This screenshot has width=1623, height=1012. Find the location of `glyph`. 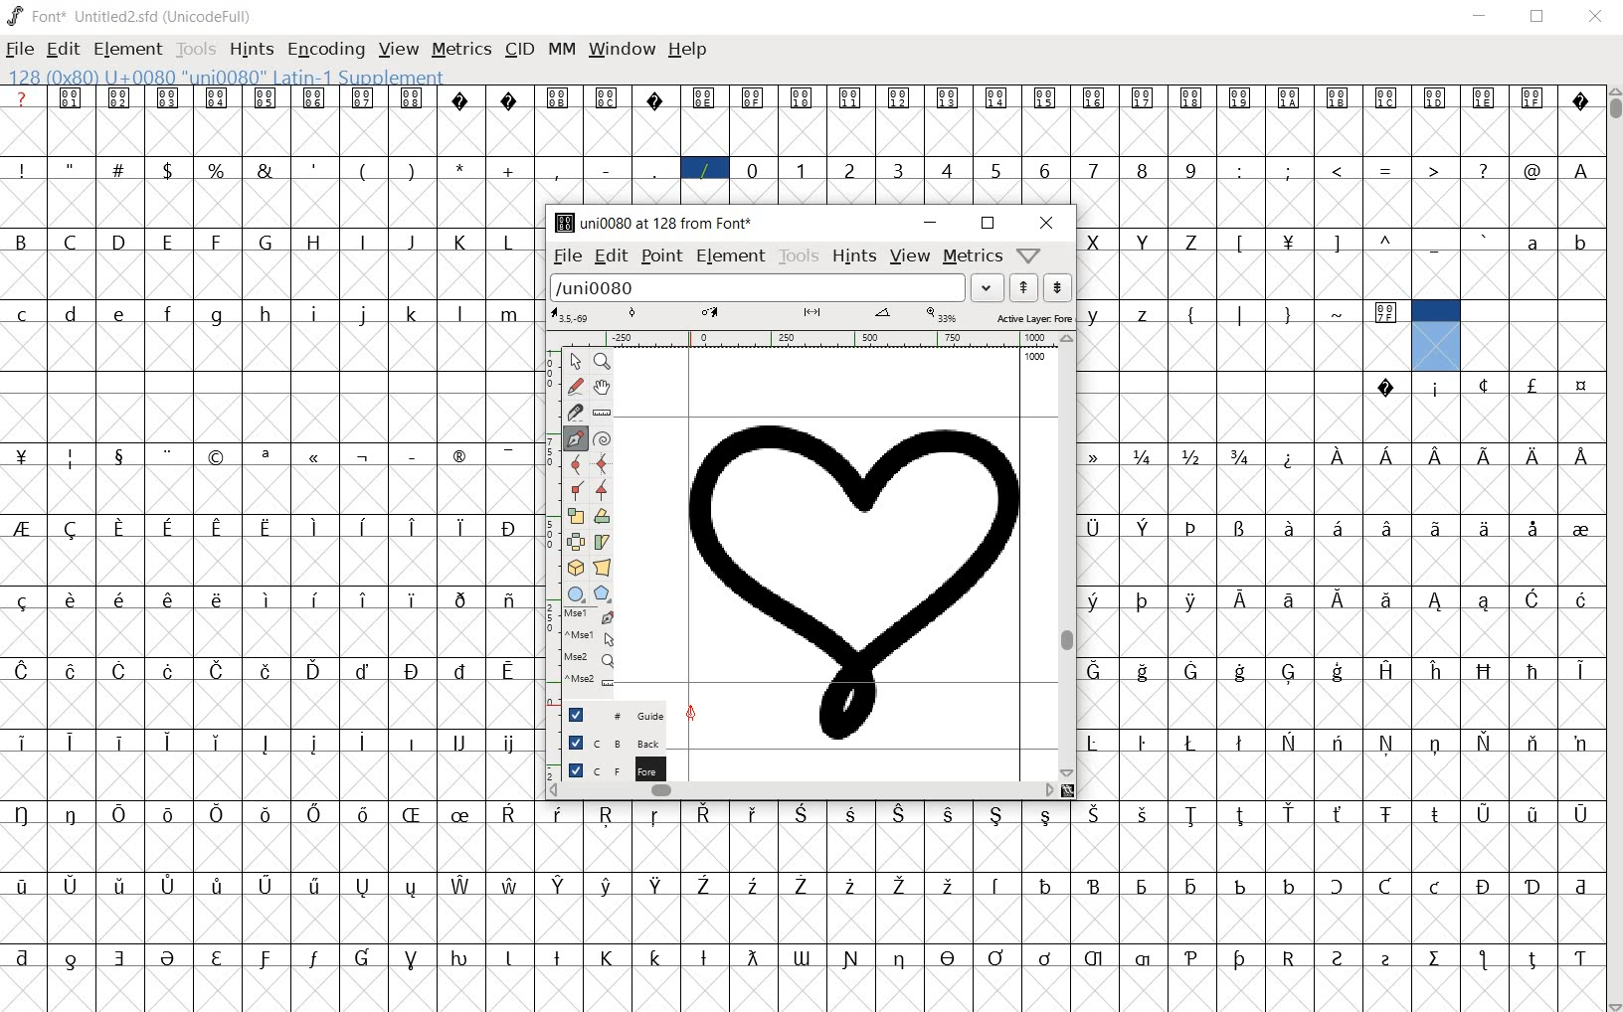

glyph is located at coordinates (217, 97).